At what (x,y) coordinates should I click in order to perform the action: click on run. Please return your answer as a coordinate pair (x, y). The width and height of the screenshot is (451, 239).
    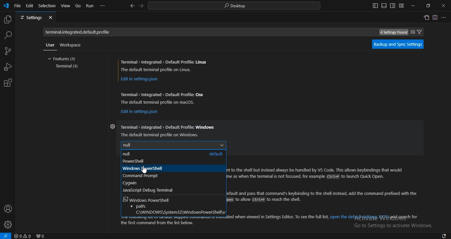
    Looking at the image, I should click on (89, 6).